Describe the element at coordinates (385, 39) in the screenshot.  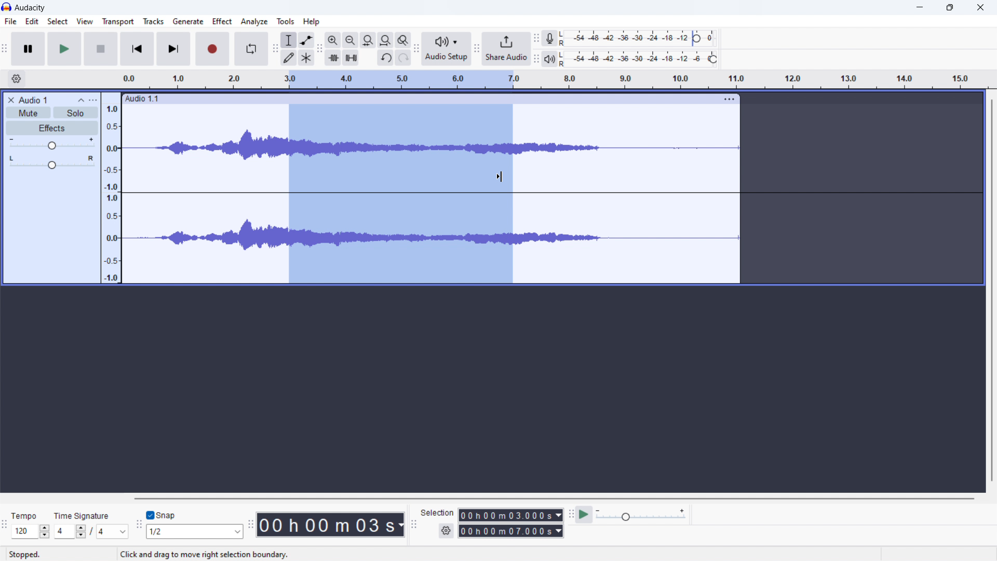
I see `fill project to width` at that location.